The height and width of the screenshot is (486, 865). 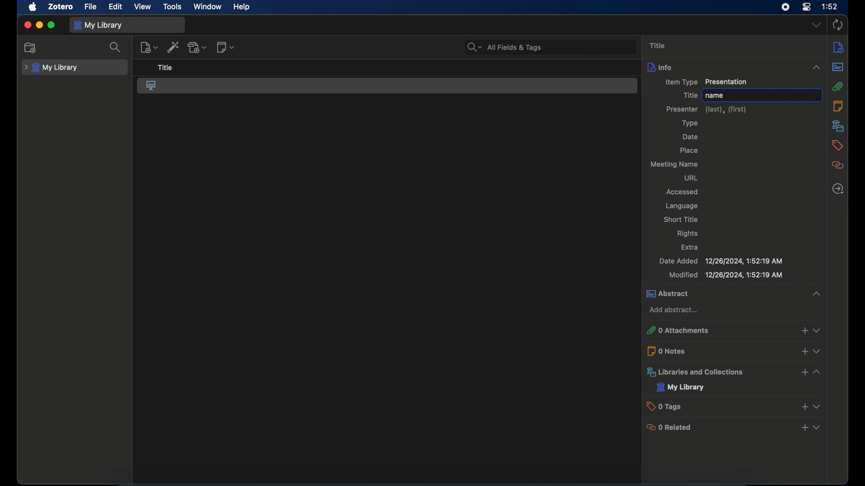 I want to click on window, so click(x=208, y=6).